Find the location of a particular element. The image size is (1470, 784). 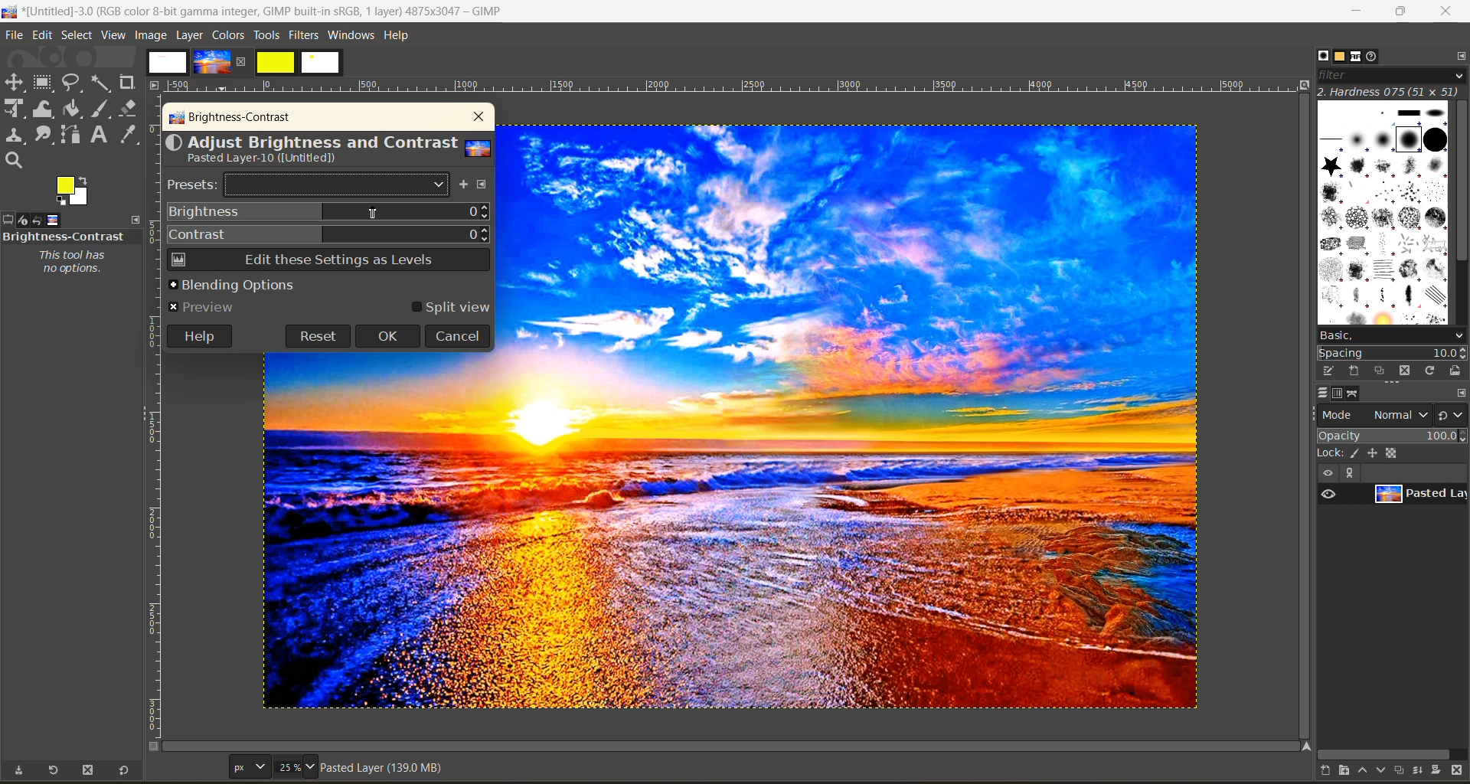

blending options is located at coordinates (231, 284).